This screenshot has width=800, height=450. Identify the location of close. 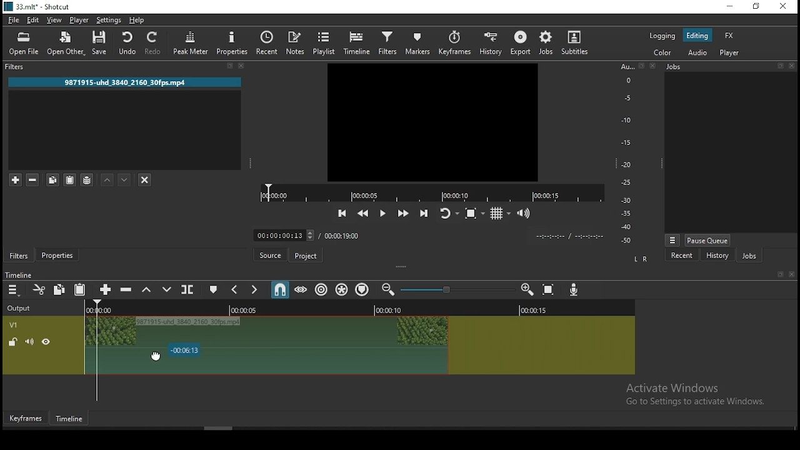
(652, 67).